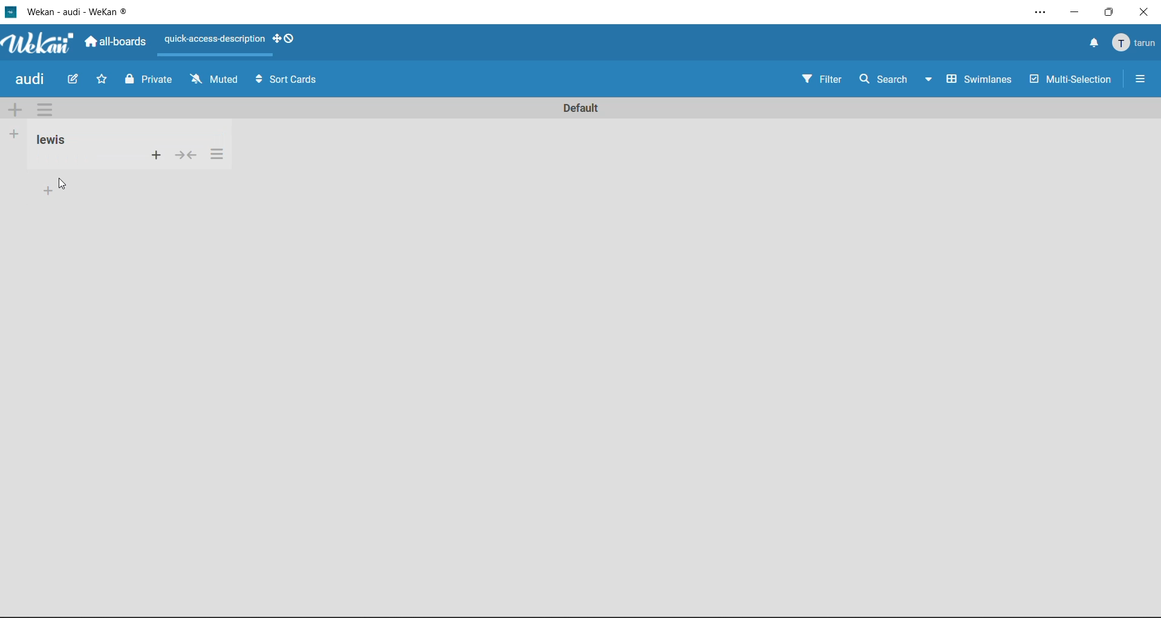  Describe the element at coordinates (1148, 12) in the screenshot. I see `close` at that location.